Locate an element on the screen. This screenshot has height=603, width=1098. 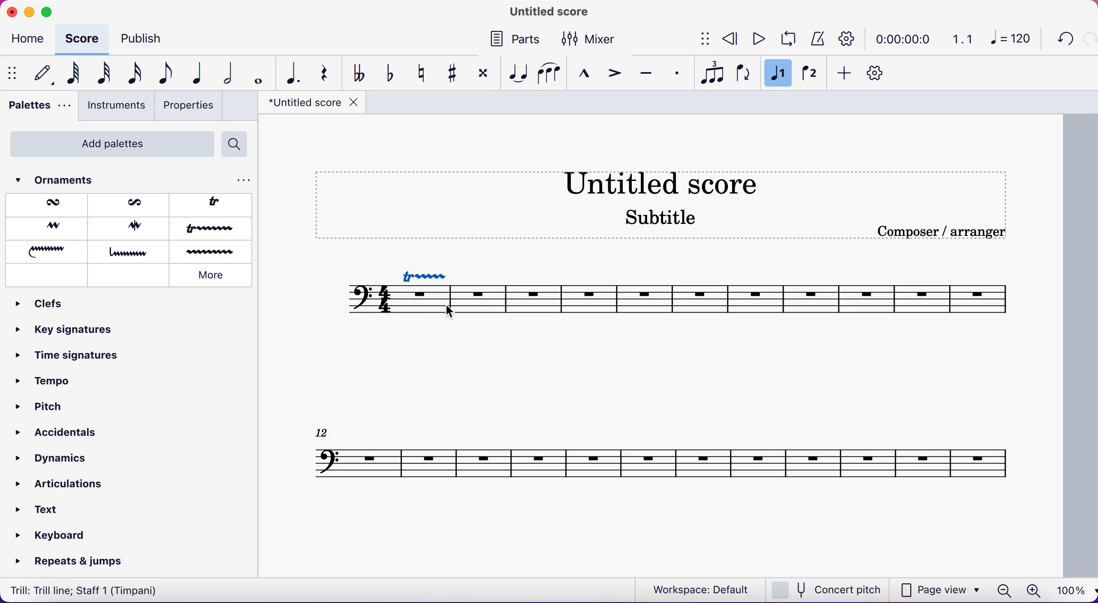
trill line (timpani) is located at coordinates (89, 590).